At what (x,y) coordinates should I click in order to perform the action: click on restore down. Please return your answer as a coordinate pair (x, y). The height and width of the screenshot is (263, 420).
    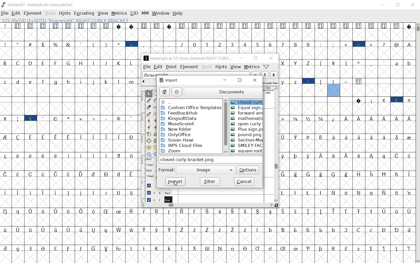
    Looking at the image, I should click on (240, 81).